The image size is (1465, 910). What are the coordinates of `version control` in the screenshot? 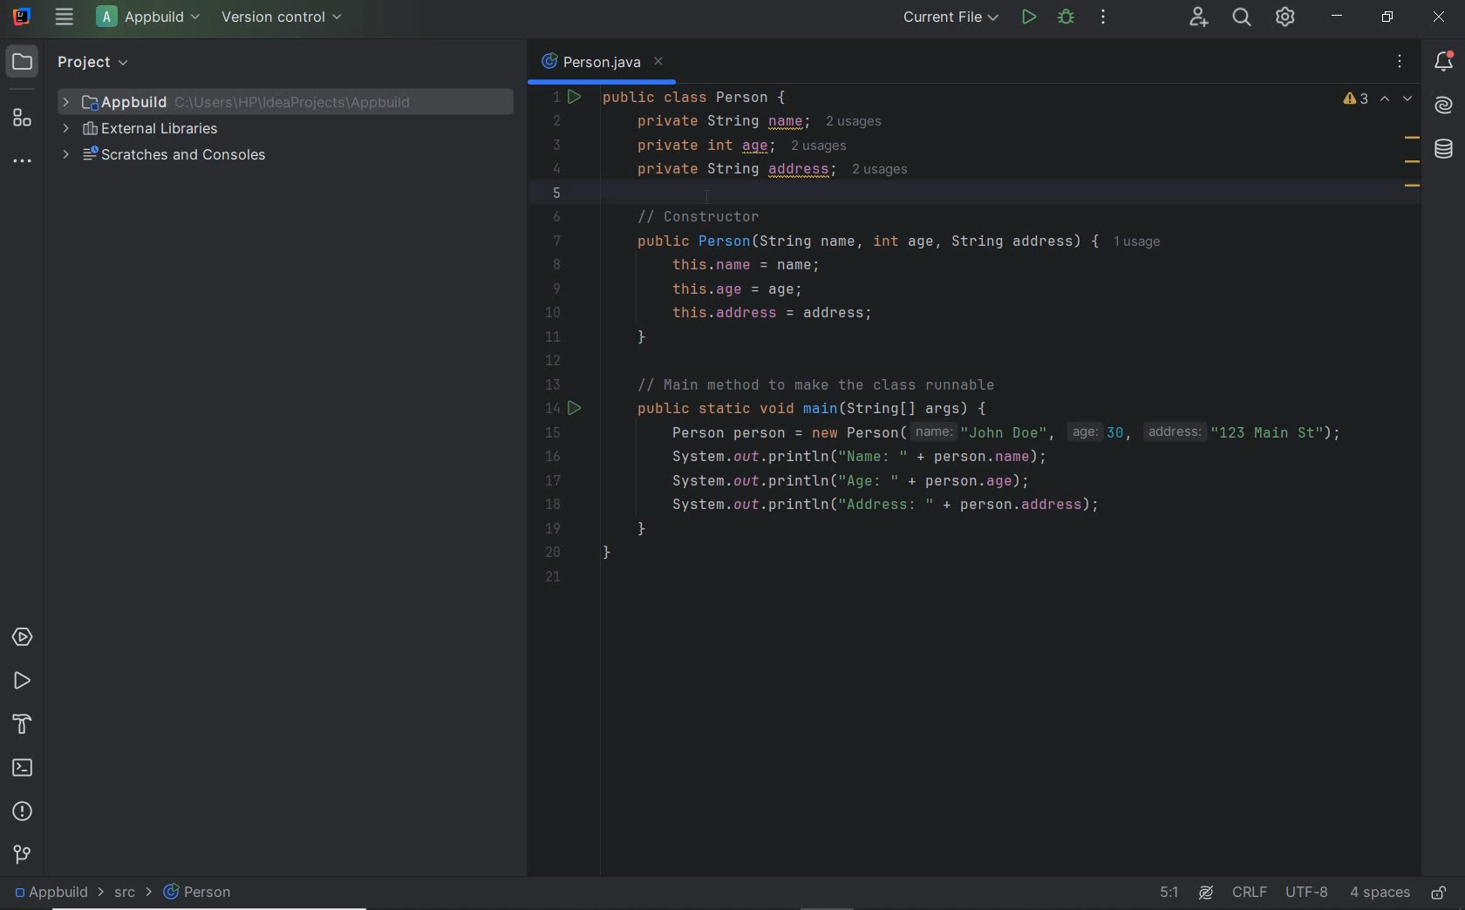 It's located at (23, 853).